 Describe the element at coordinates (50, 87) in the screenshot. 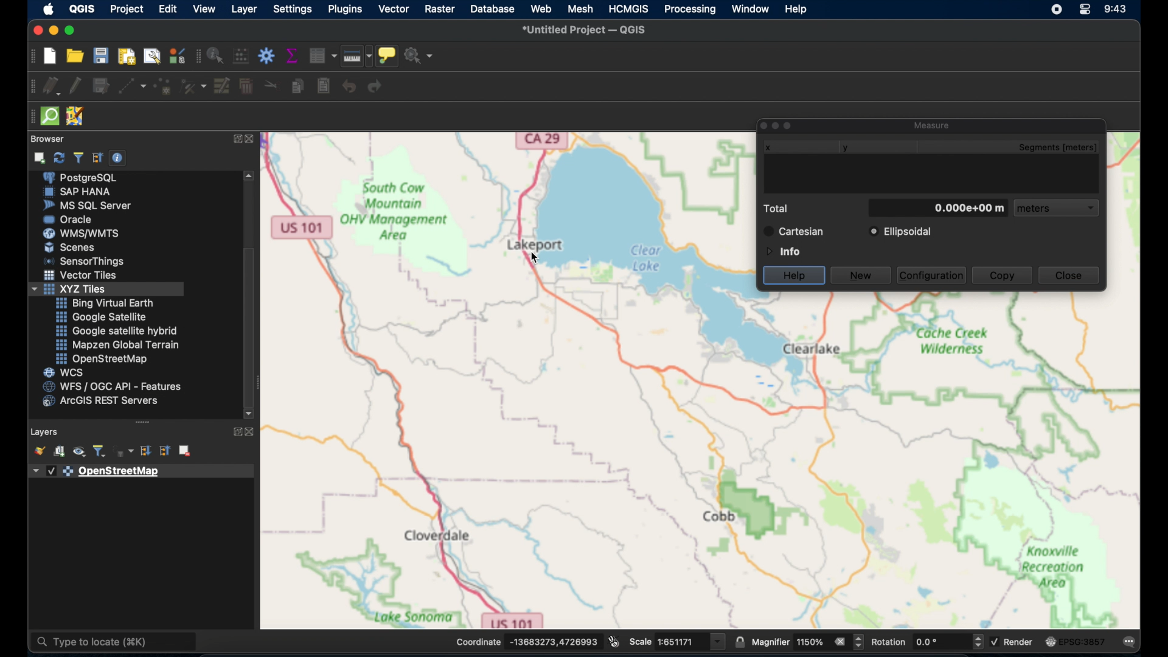

I see `current layer edits` at that location.